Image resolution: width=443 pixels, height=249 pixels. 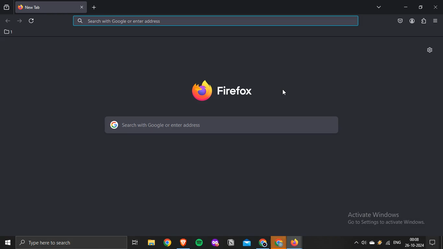 I want to click on refresh, so click(x=32, y=20).